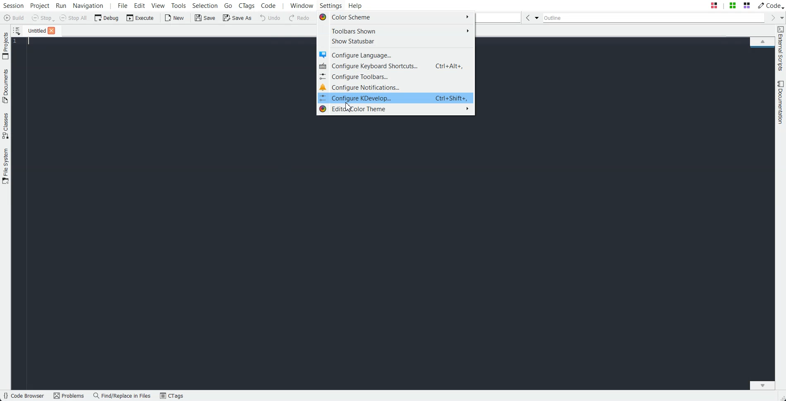 This screenshot has width=786, height=401. I want to click on Execute, so click(140, 17).